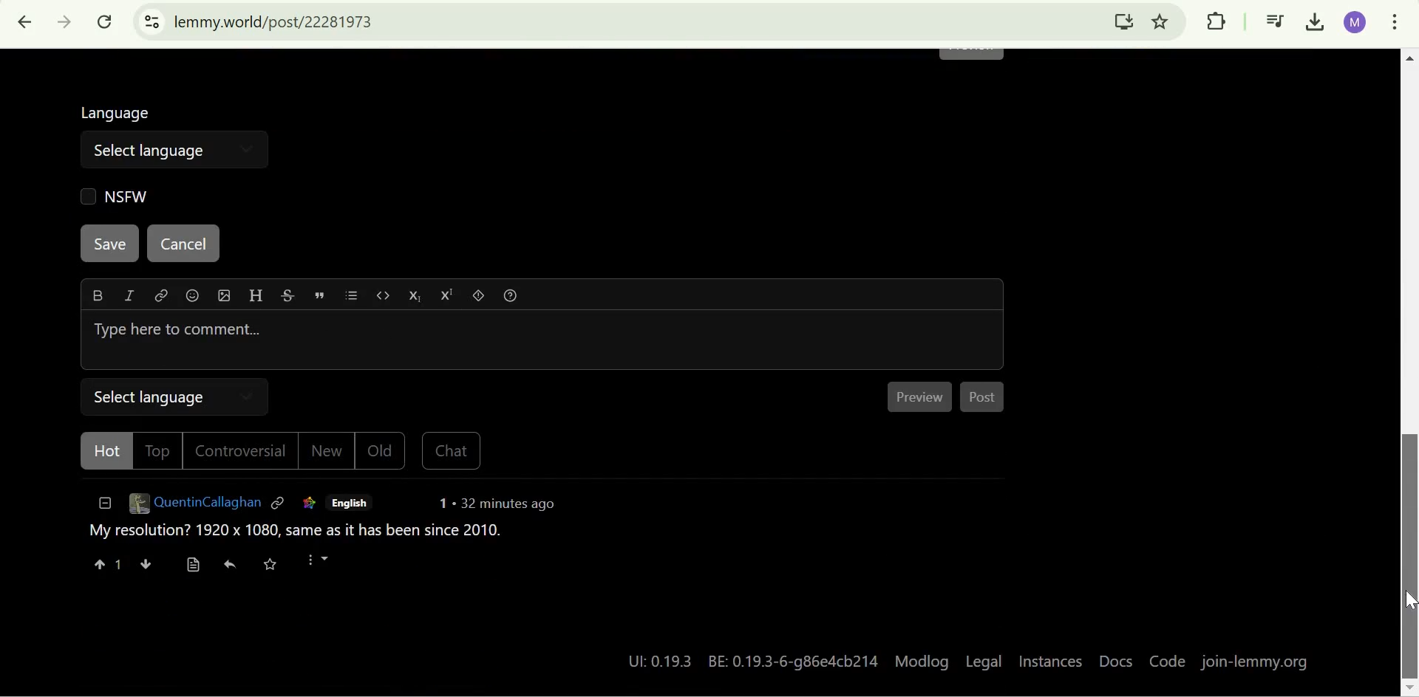 The height and width of the screenshot is (697, 1419). I want to click on 1 upvote, so click(107, 566).